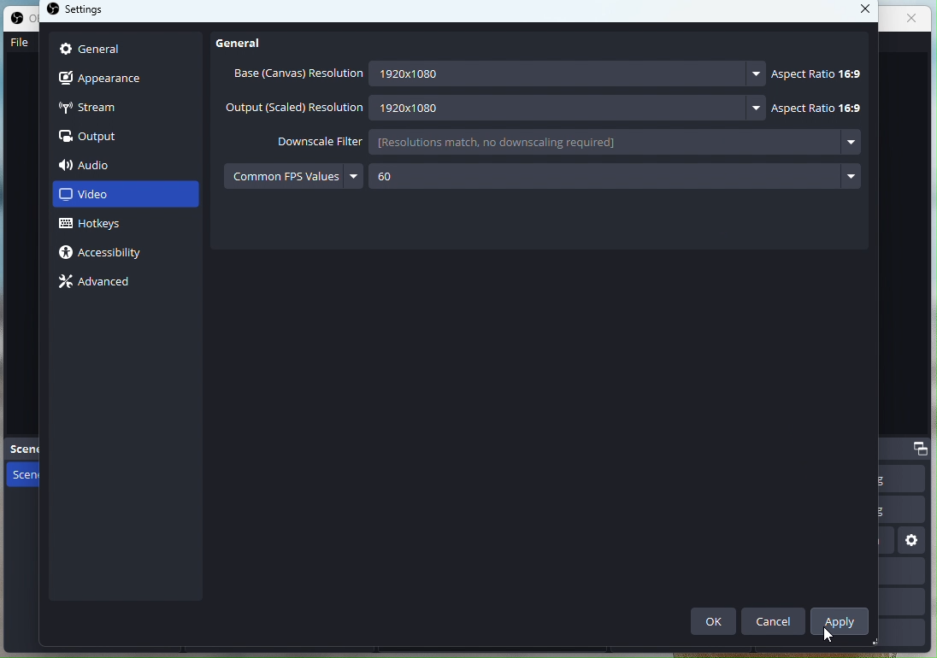 This screenshot has width=937, height=658. What do you see at coordinates (759, 108) in the screenshot?
I see `more options` at bounding box center [759, 108].